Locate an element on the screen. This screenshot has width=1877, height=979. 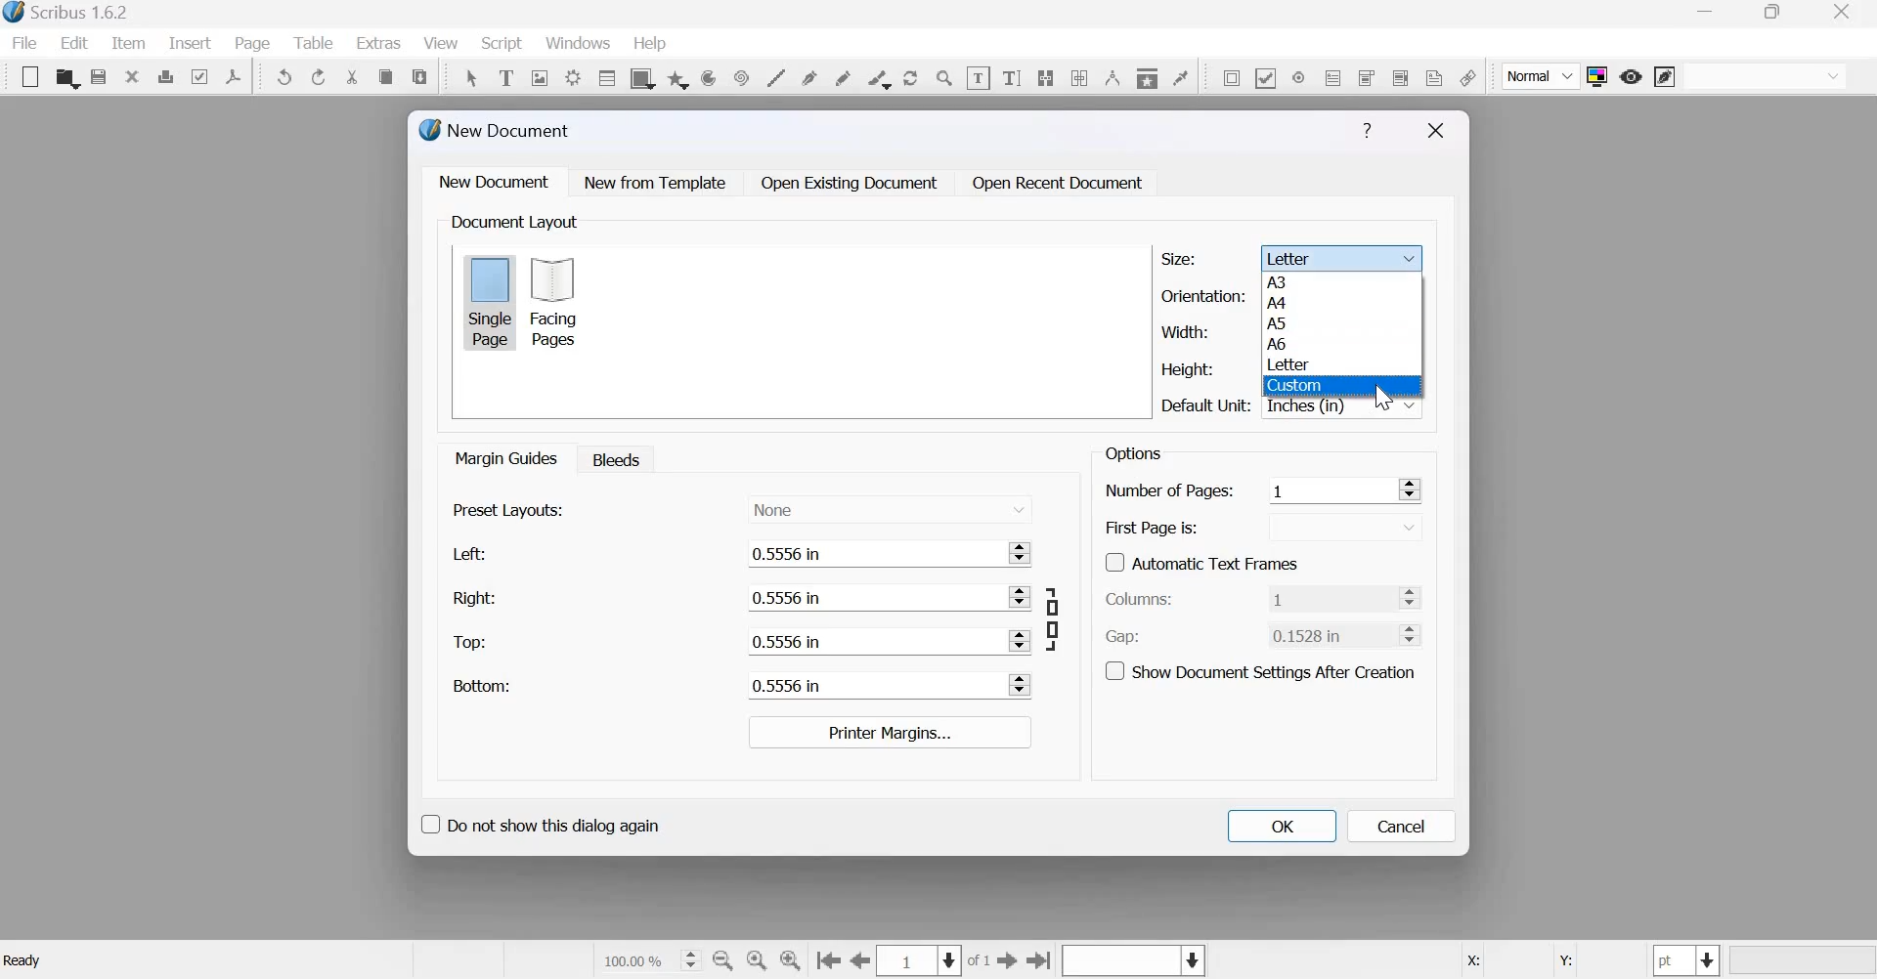
Ready is located at coordinates (25, 960).